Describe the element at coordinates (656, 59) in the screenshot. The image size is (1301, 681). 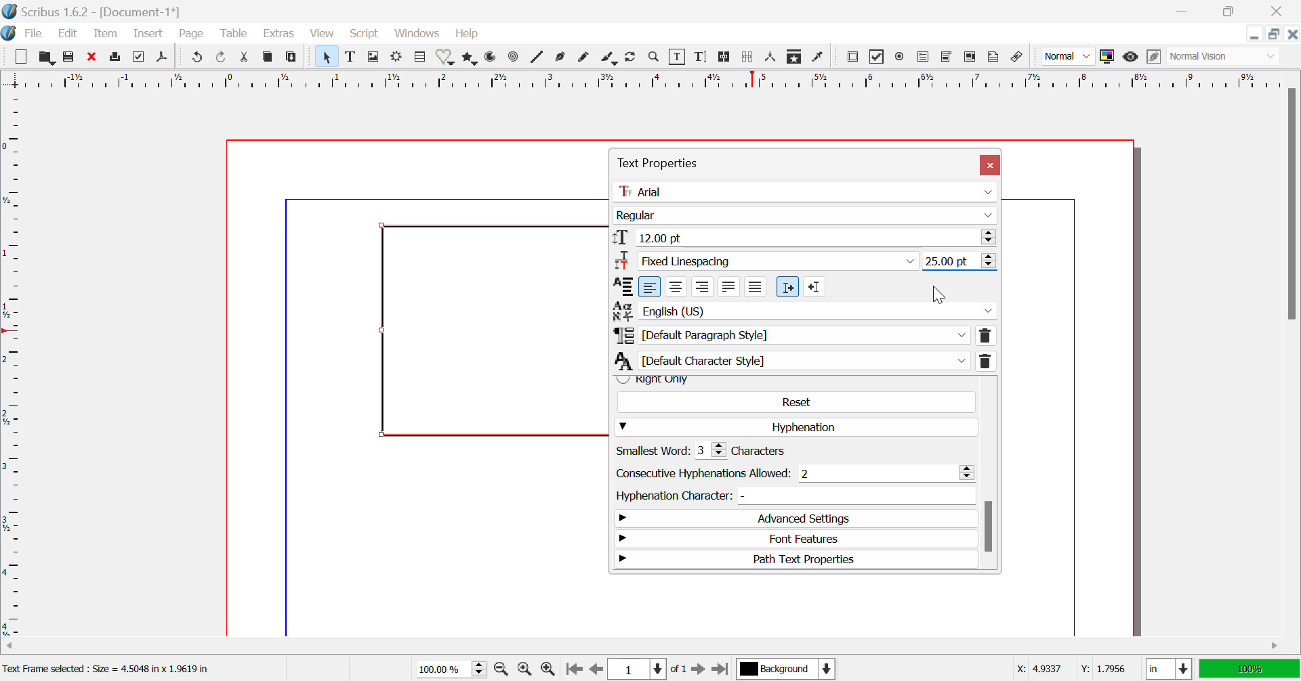
I see `Zoom` at that location.